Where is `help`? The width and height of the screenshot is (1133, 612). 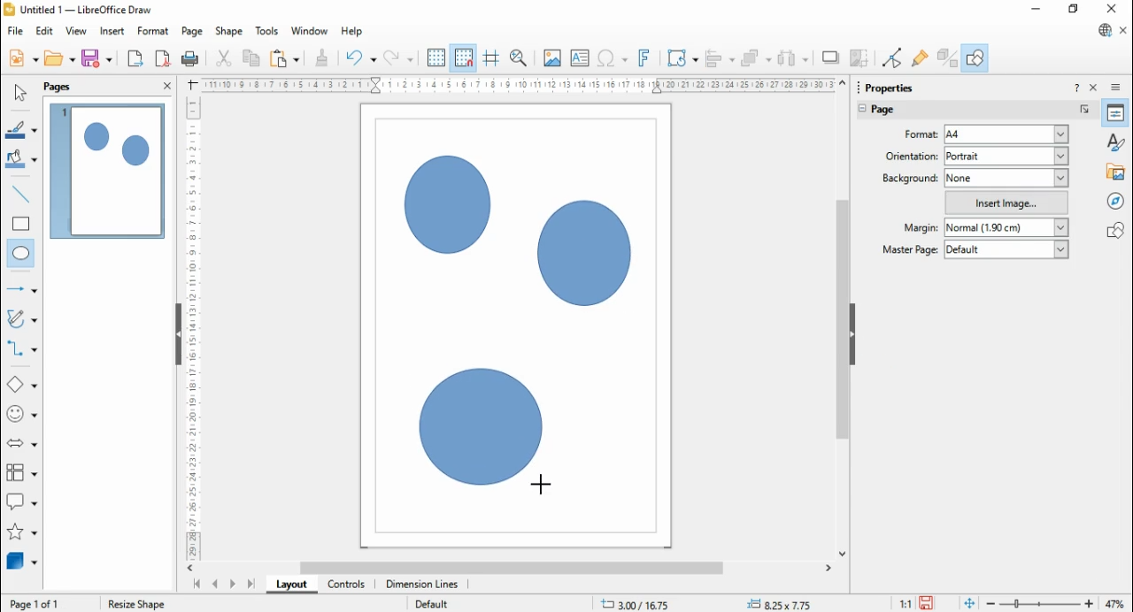 help is located at coordinates (352, 32).